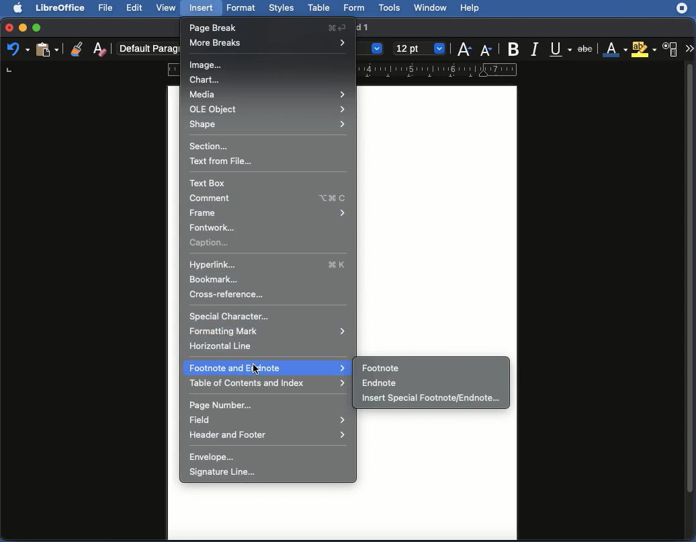 Image resolution: width=696 pixels, height=542 pixels. What do you see at coordinates (267, 421) in the screenshot?
I see `Field` at bounding box center [267, 421].